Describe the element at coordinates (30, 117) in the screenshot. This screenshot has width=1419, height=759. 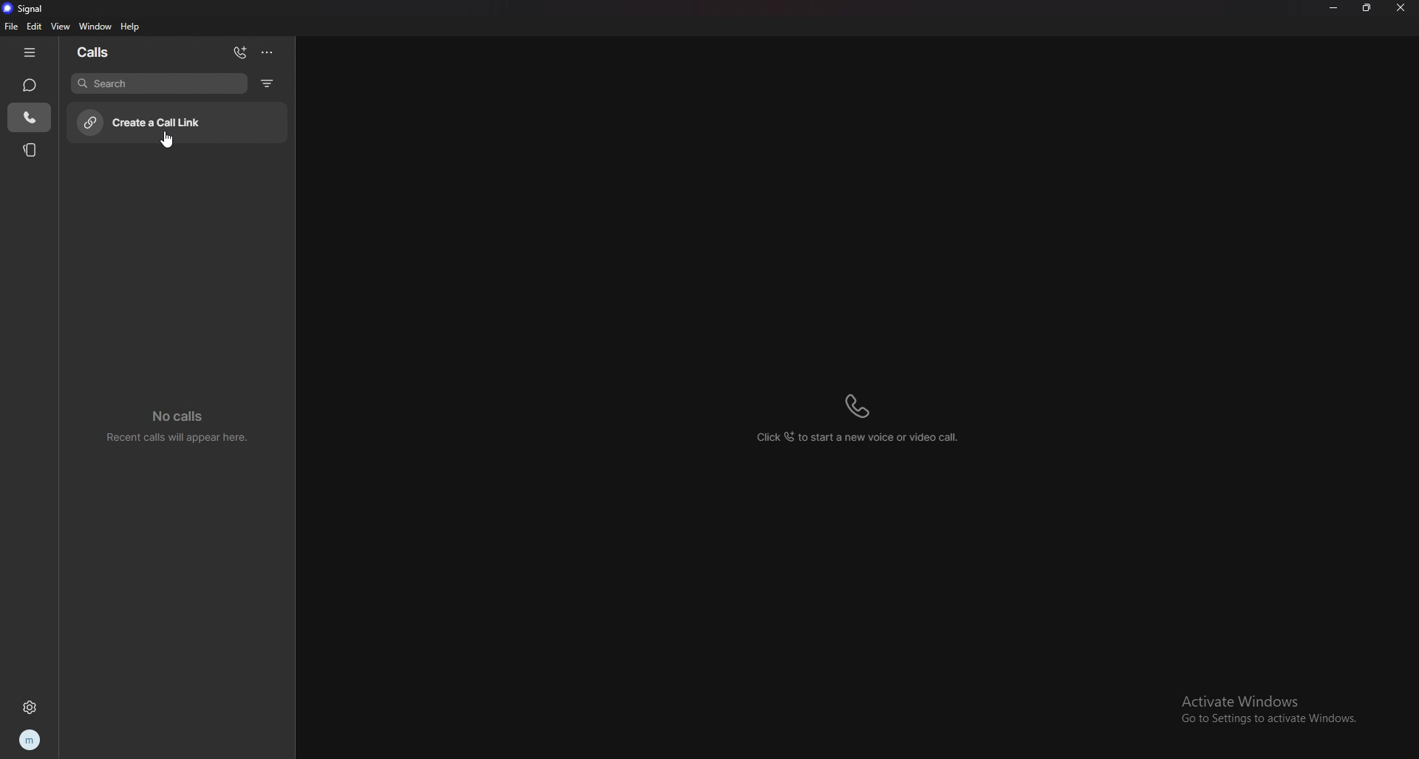
I see `calls` at that location.